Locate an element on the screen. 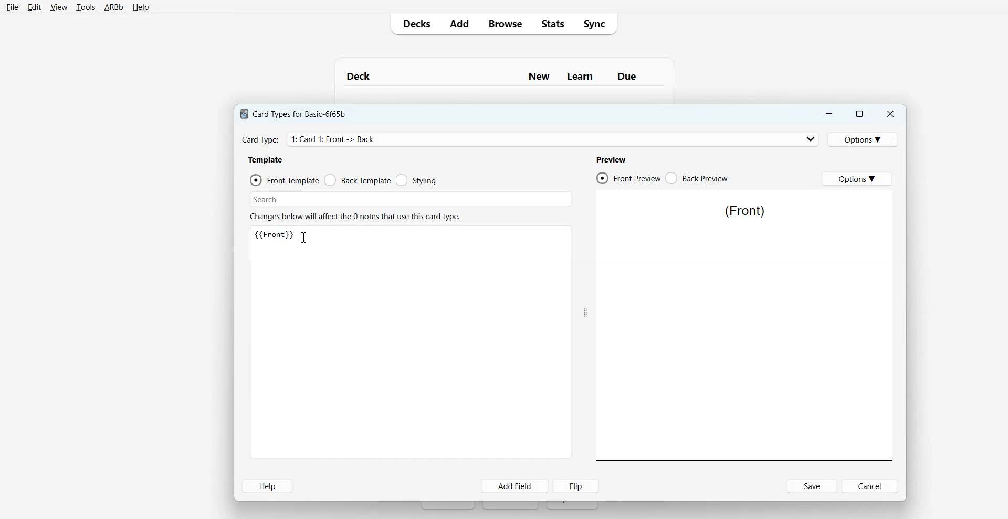  Add Field is located at coordinates (515, 486).